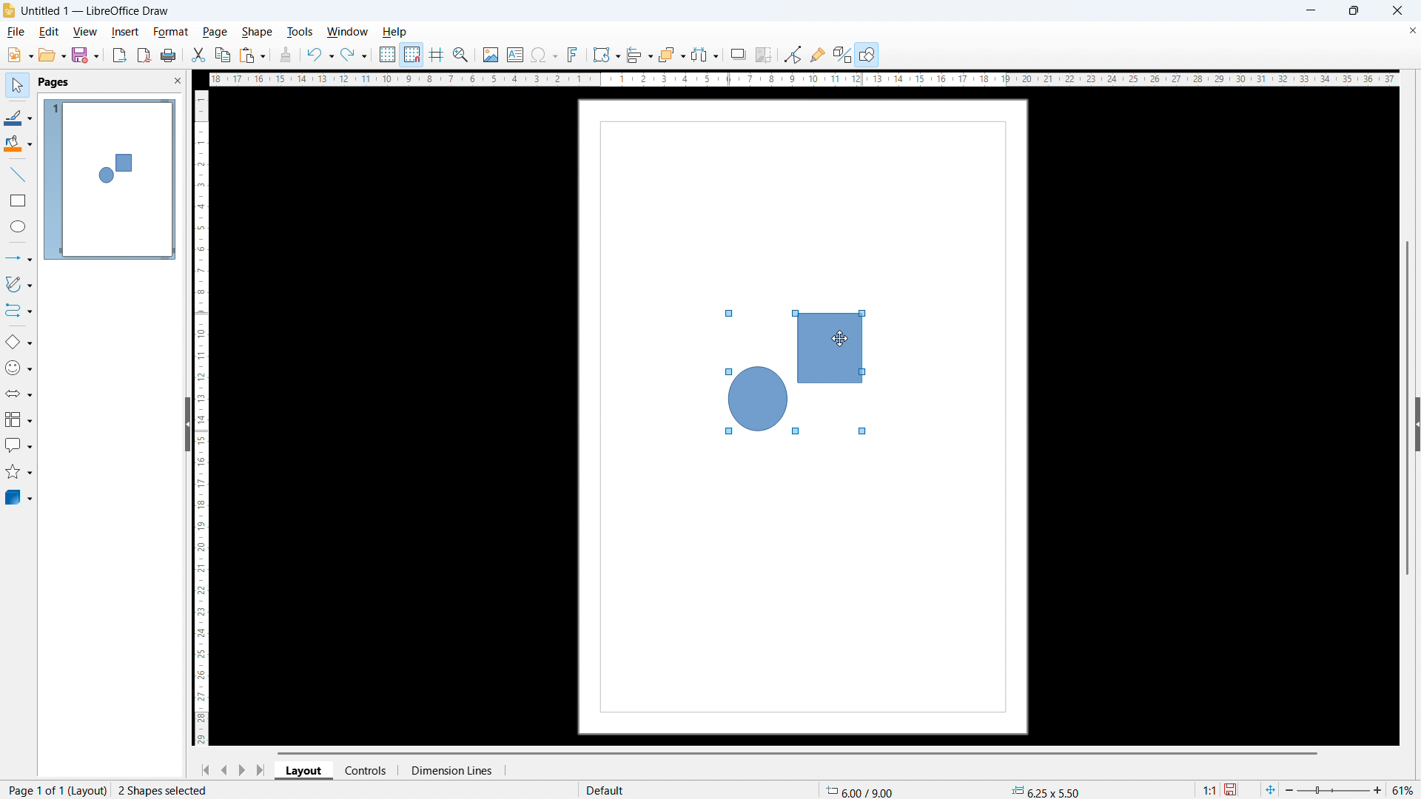 This screenshot has height=799, width=1421. I want to click on copy, so click(224, 55).